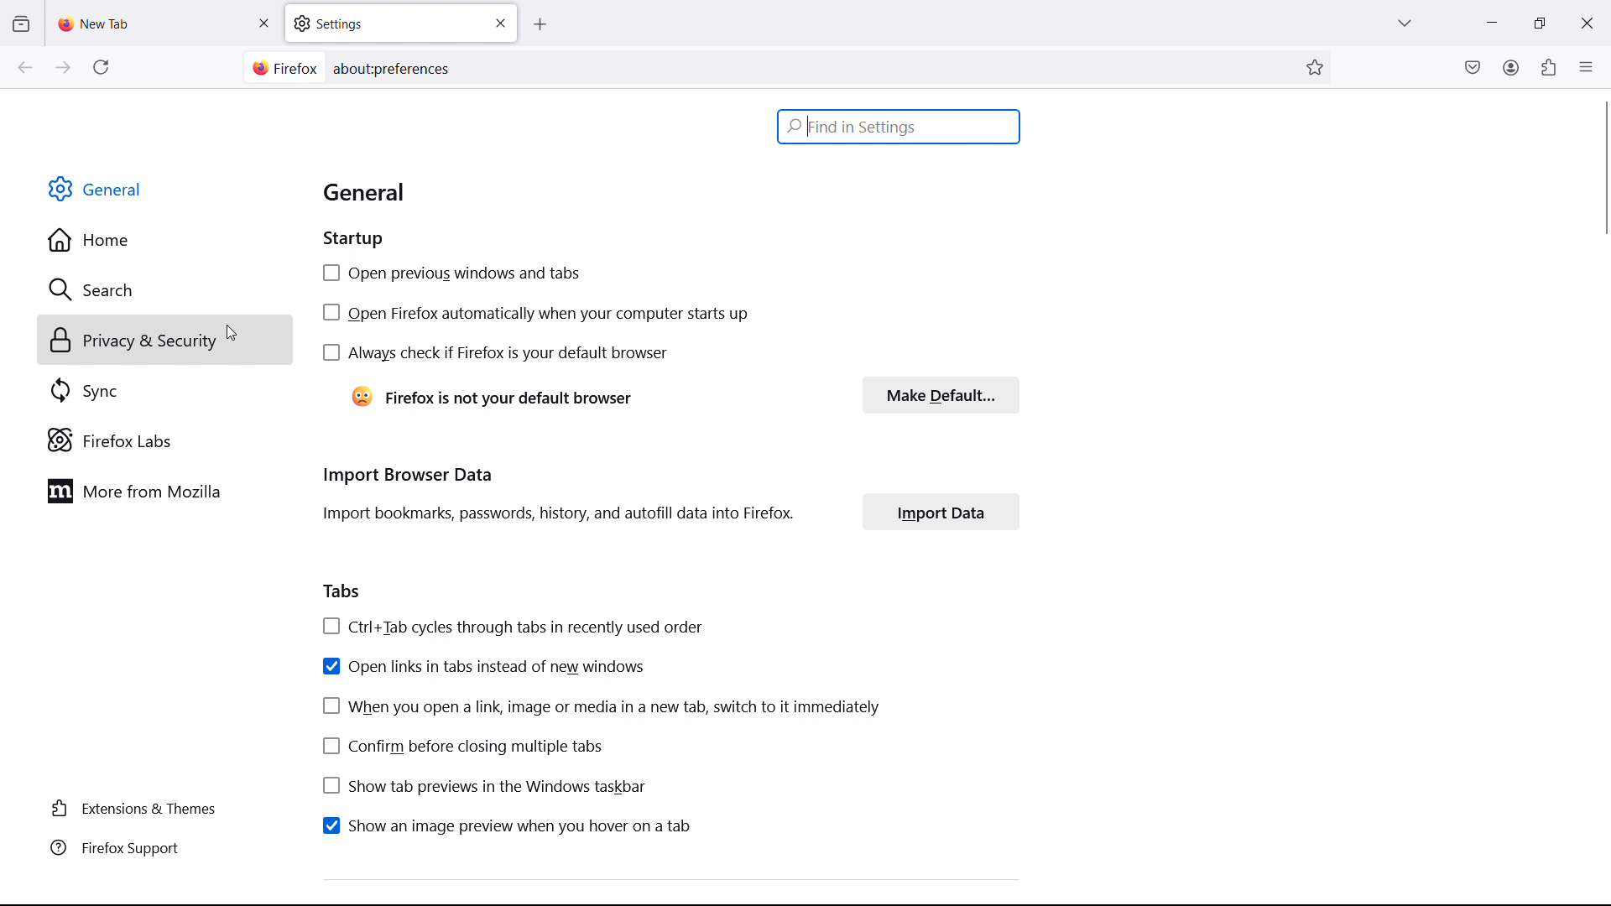 The height and width of the screenshot is (906, 1611). I want to click on close, so click(1586, 20).